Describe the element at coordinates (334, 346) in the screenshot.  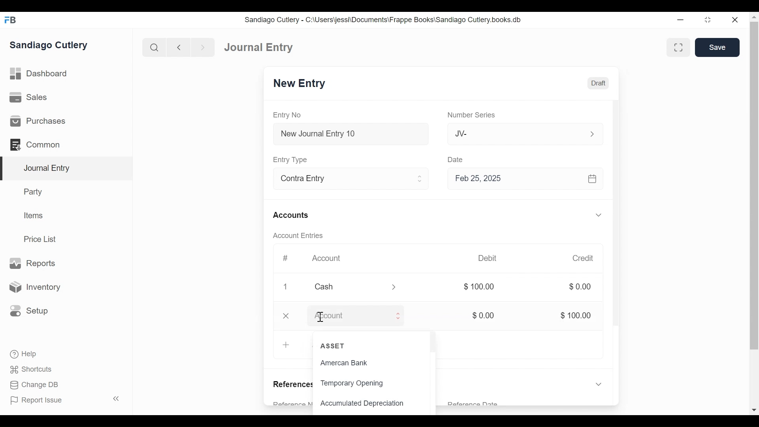
I see `ASSET` at that location.